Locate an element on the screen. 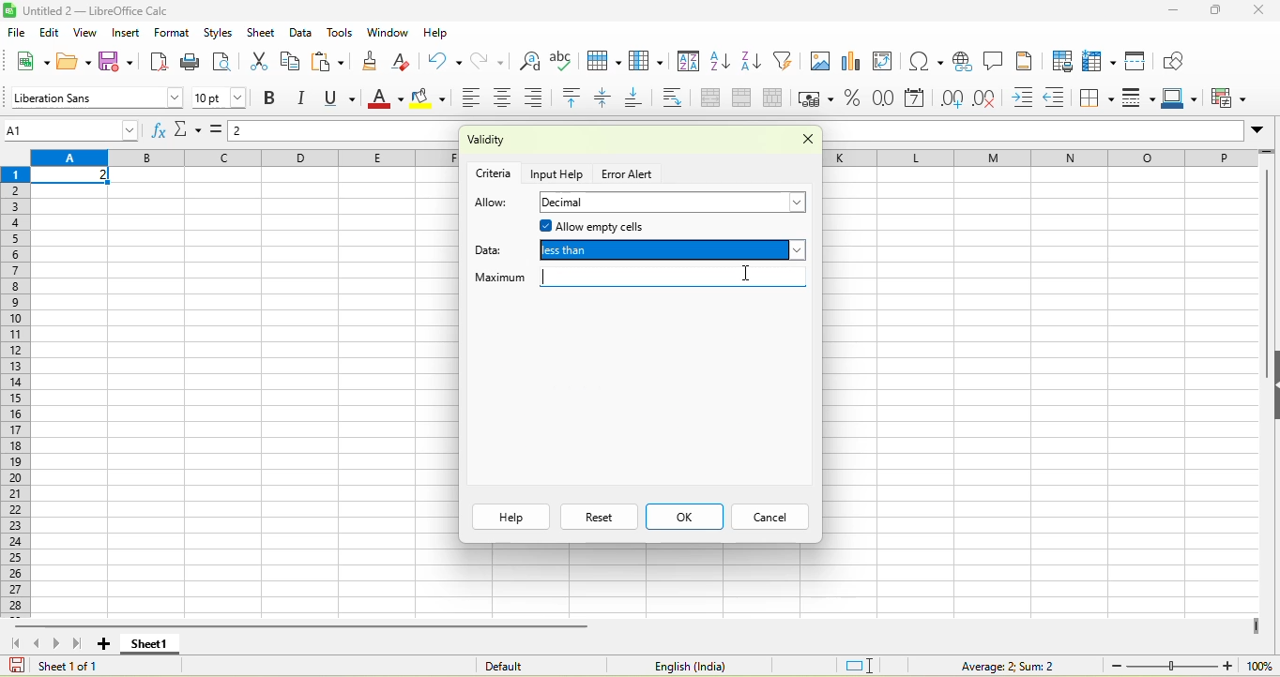  close is located at coordinates (1261, 9).